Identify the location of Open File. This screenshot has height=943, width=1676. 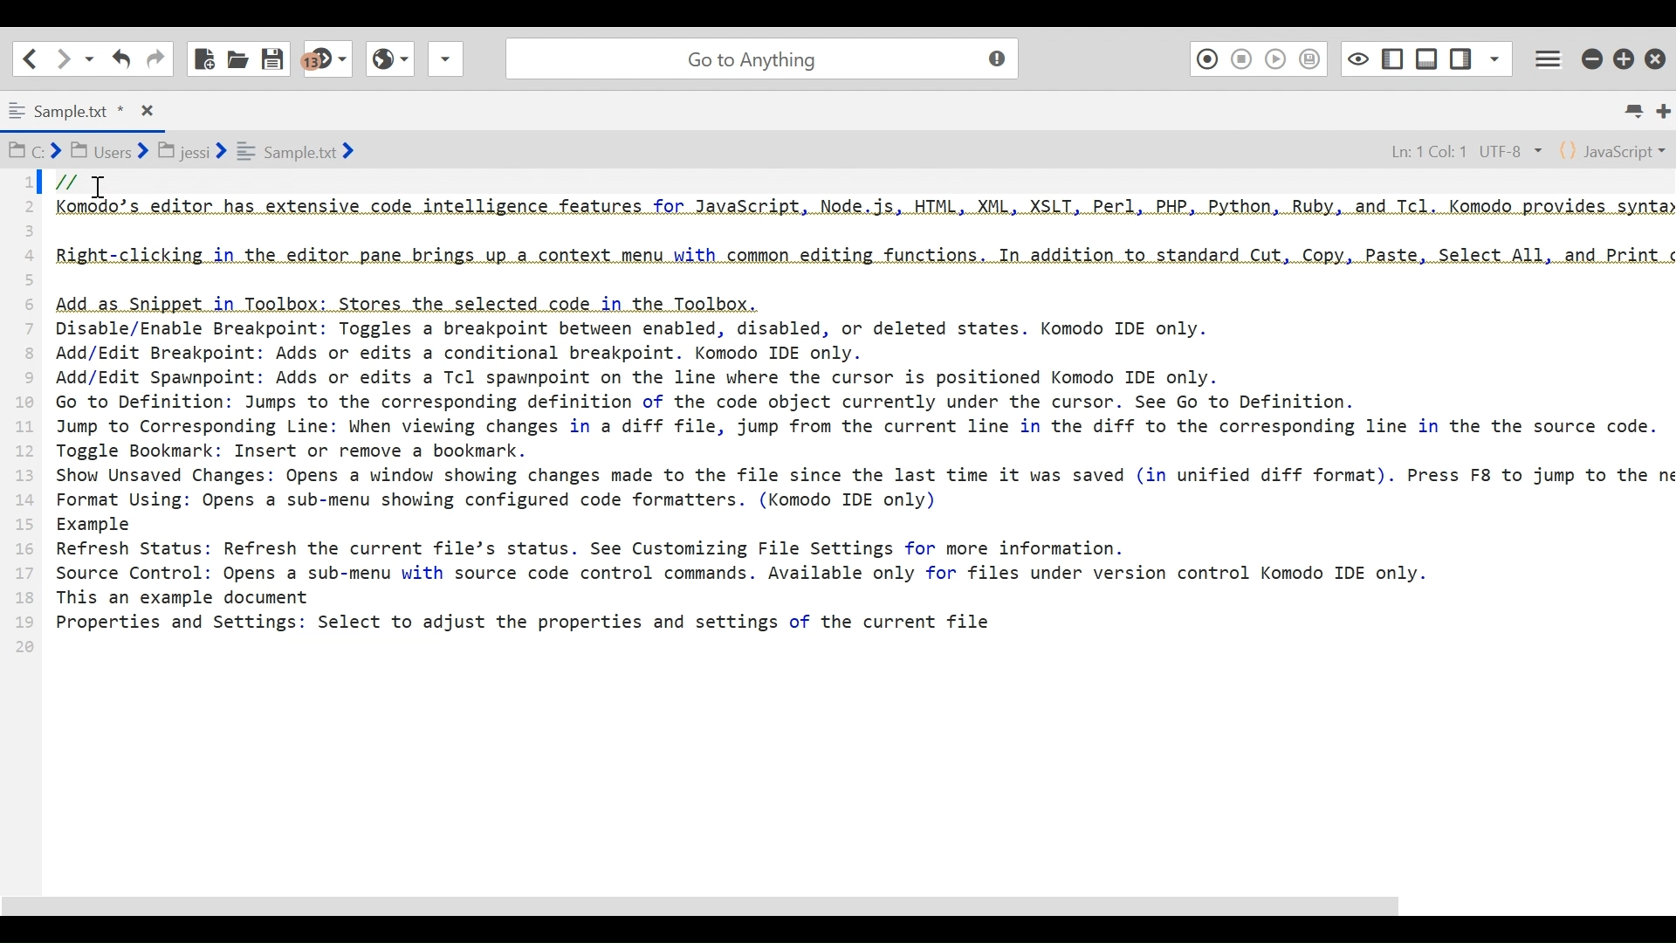
(237, 57).